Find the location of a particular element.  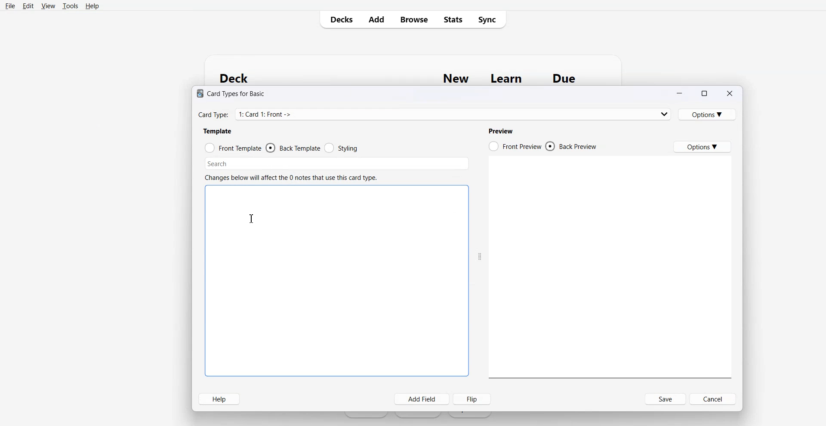

Decks is located at coordinates (339, 19).